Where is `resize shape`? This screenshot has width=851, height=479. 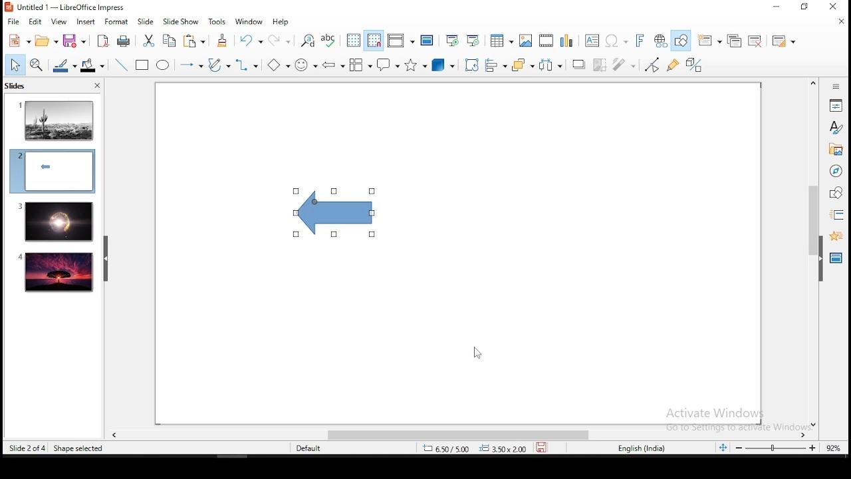
resize shape is located at coordinates (78, 448).